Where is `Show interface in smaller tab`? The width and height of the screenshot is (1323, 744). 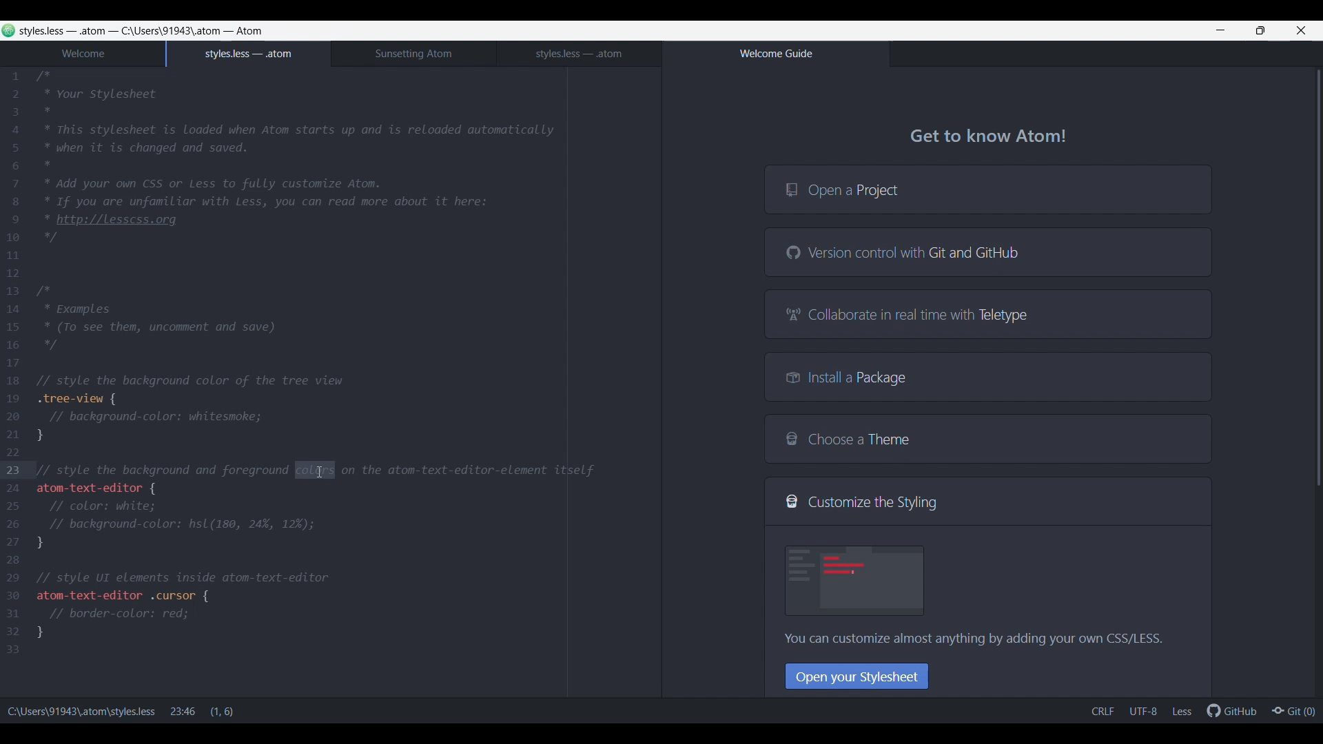
Show interface in smaller tab is located at coordinates (1260, 30).